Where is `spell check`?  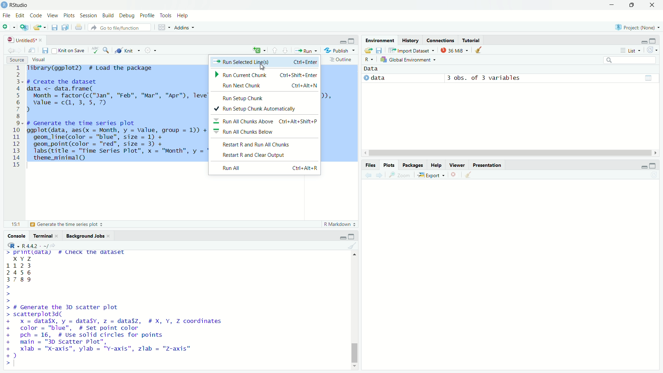
spell check is located at coordinates (94, 51).